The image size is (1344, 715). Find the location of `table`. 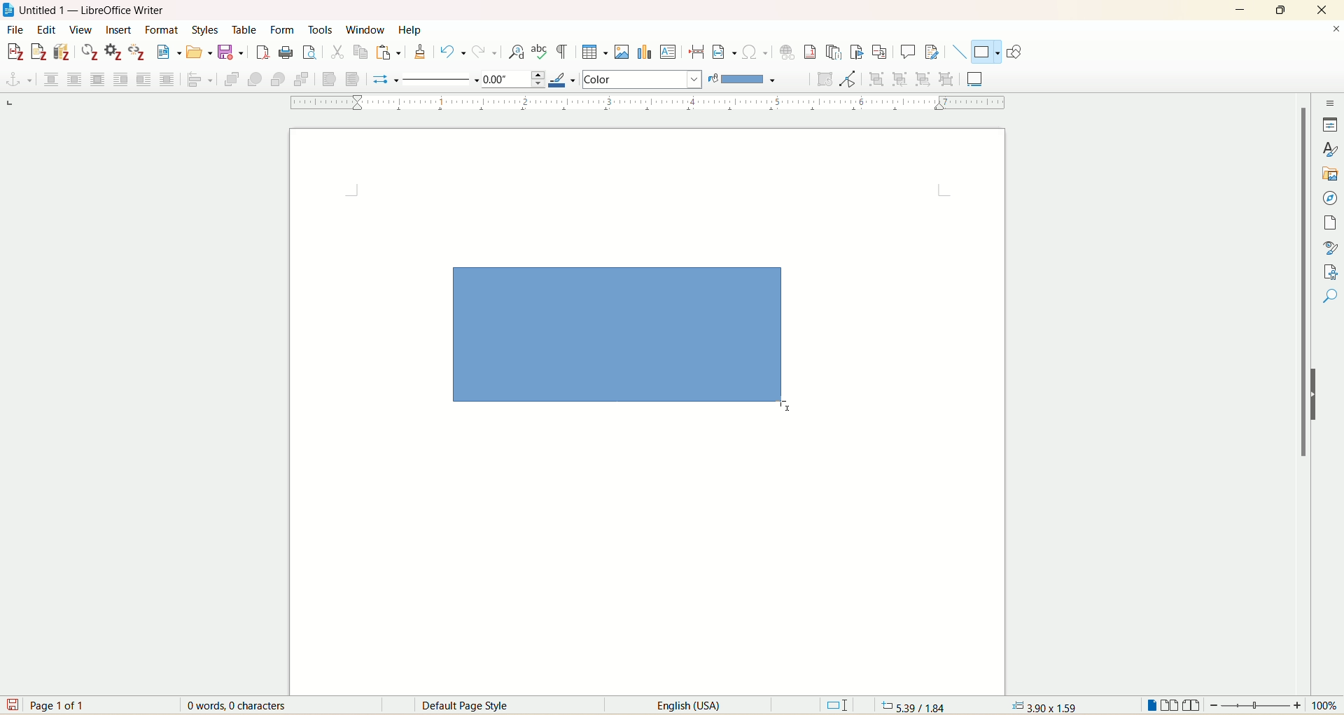

table is located at coordinates (248, 29).